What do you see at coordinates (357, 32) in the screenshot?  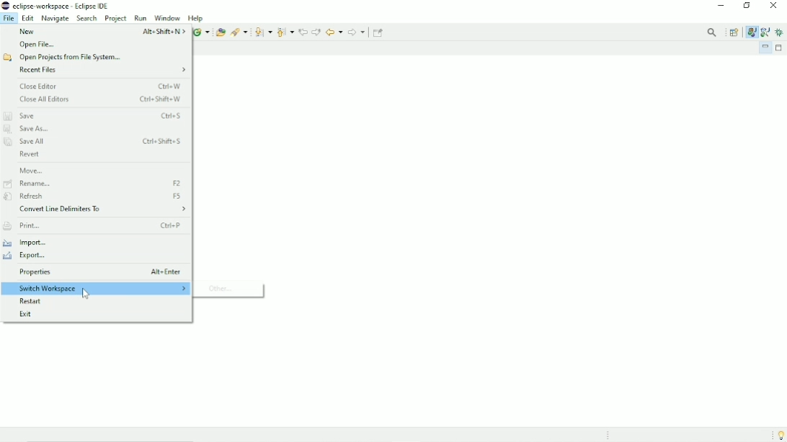 I see `Forward` at bounding box center [357, 32].